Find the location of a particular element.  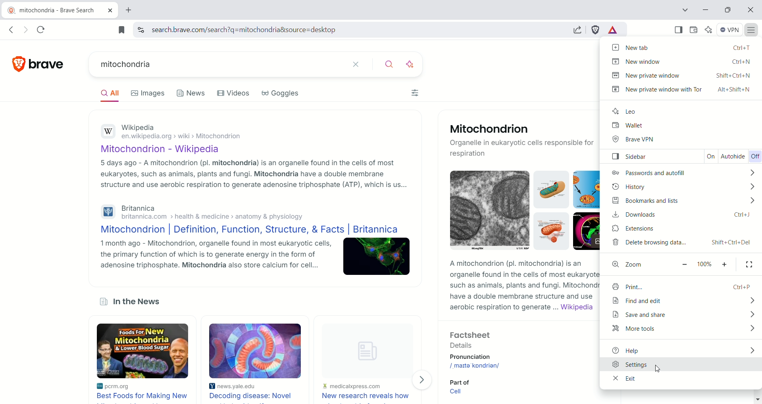

new private window is located at coordinates (681, 75).